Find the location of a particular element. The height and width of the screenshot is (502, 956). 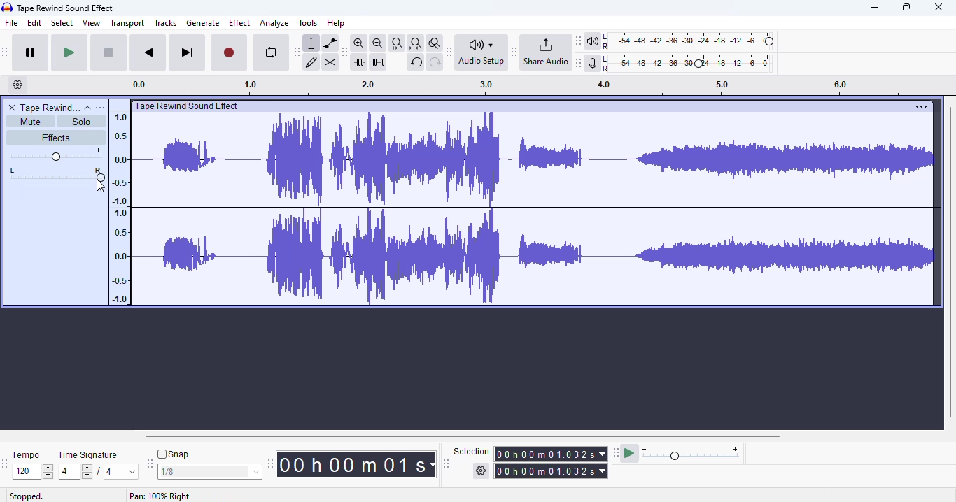

tracks is located at coordinates (165, 22).